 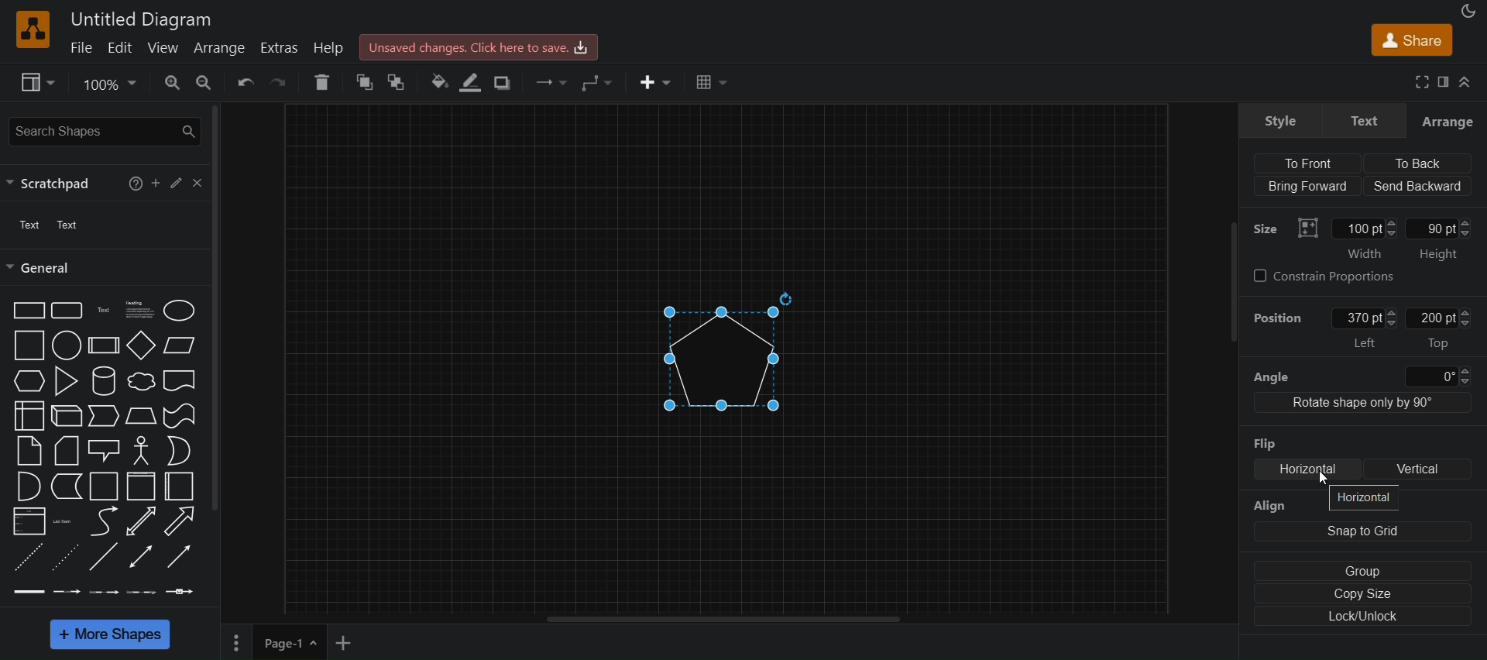 What do you see at coordinates (141, 416) in the screenshot?
I see `Trapezoid` at bounding box center [141, 416].